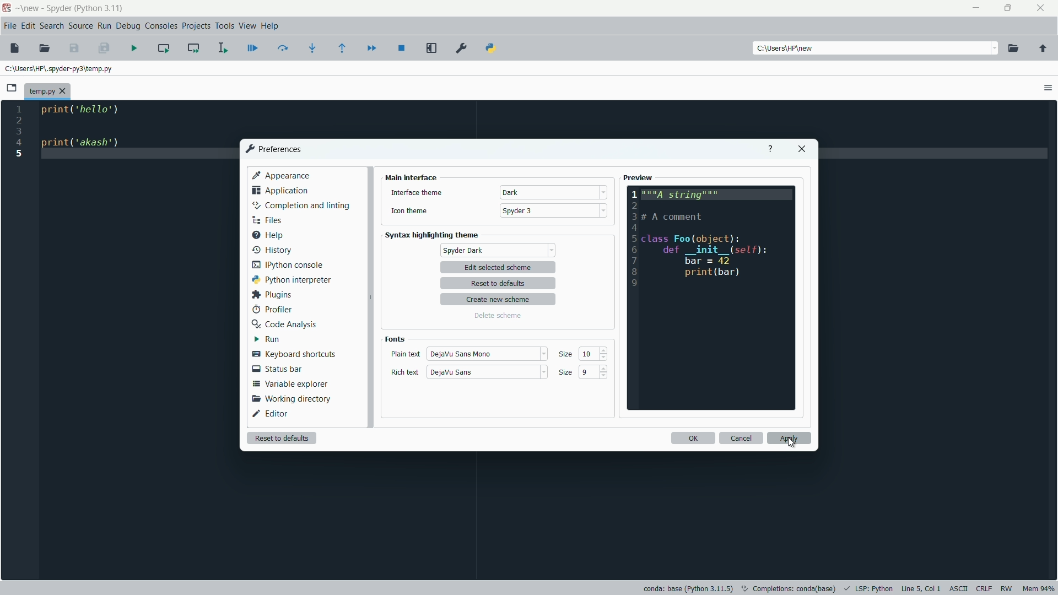 The height and width of the screenshot is (595, 1058). I want to click on file name, so click(47, 92).